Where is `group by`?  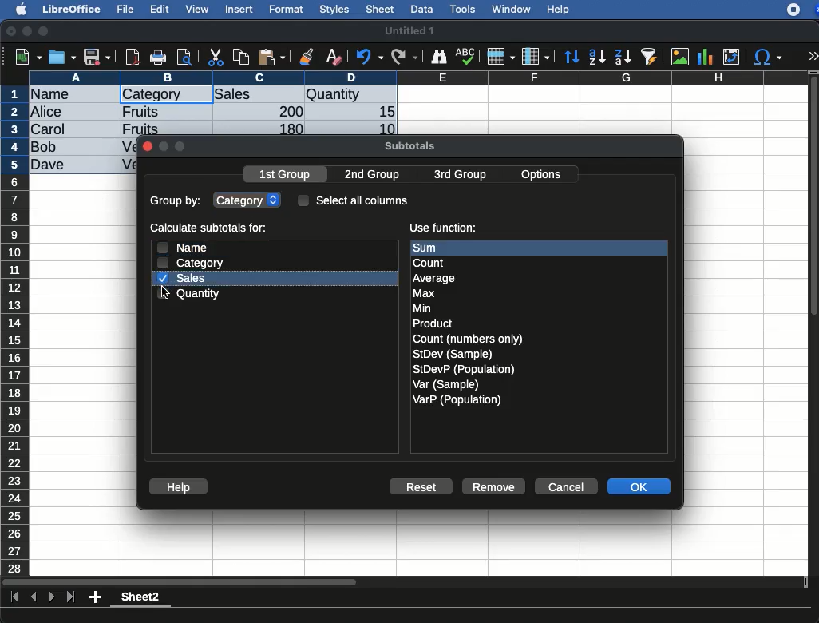 group by is located at coordinates (177, 202).